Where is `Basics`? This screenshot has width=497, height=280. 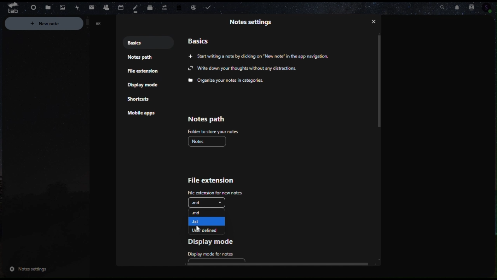 Basics is located at coordinates (143, 43).